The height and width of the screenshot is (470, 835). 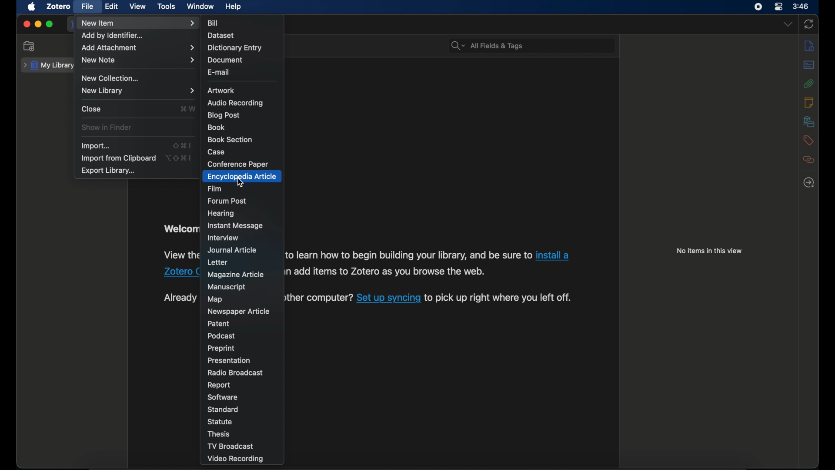 What do you see at coordinates (181, 229) in the screenshot?
I see `welcome to zotero` at bounding box center [181, 229].